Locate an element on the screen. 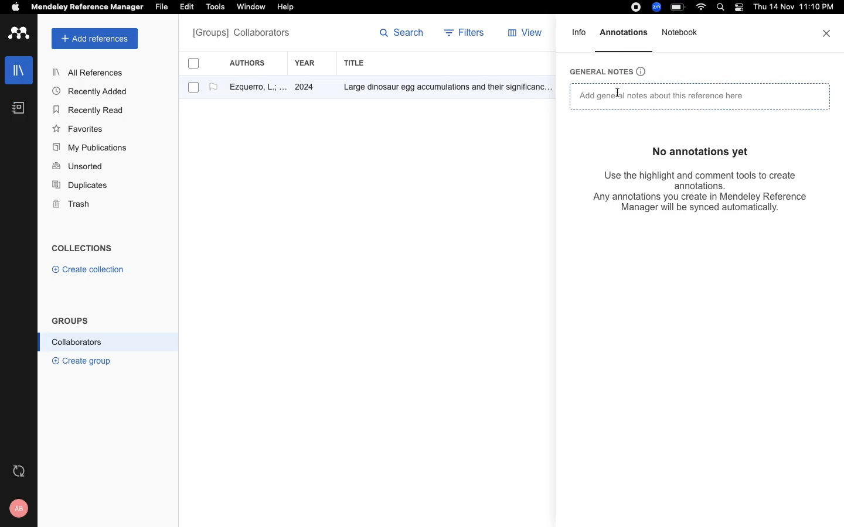 This screenshot has height=527, width=844. view is located at coordinates (527, 35).